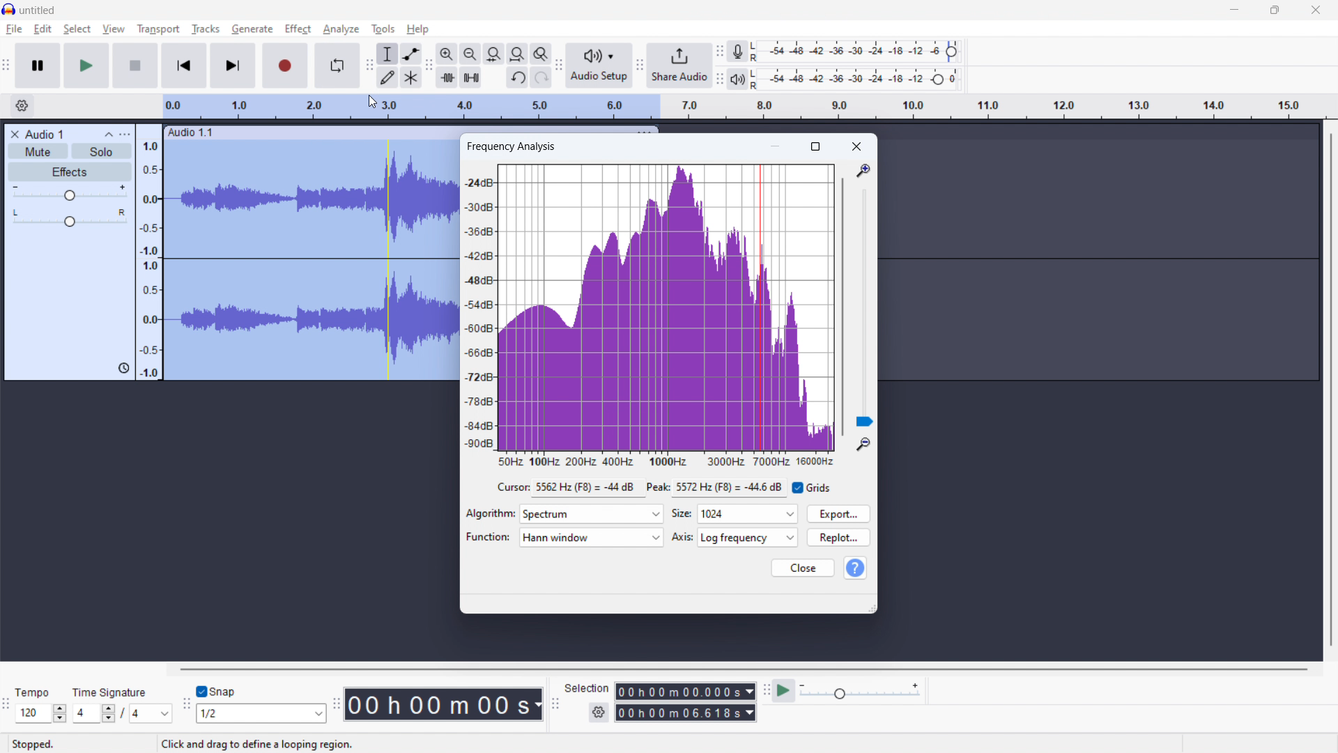 The width and height of the screenshot is (1338, 753). Describe the element at coordinates (865, 307) in the screenshot. I see `slide up to zoom` at that location.